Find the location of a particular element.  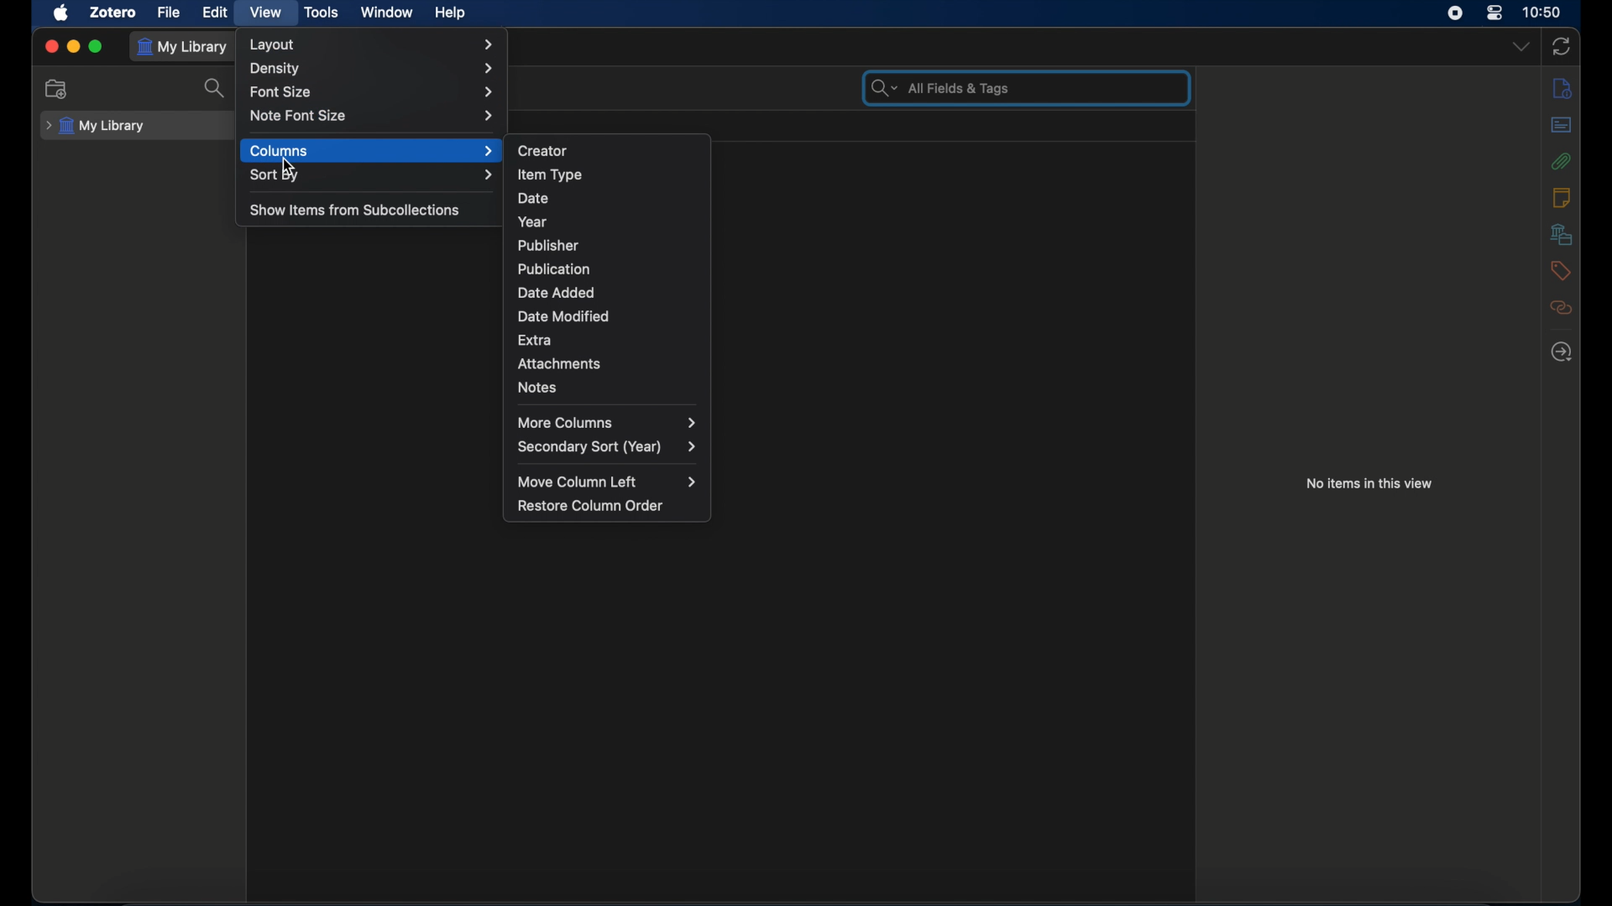

publisher is located at coordinates (547, 245).